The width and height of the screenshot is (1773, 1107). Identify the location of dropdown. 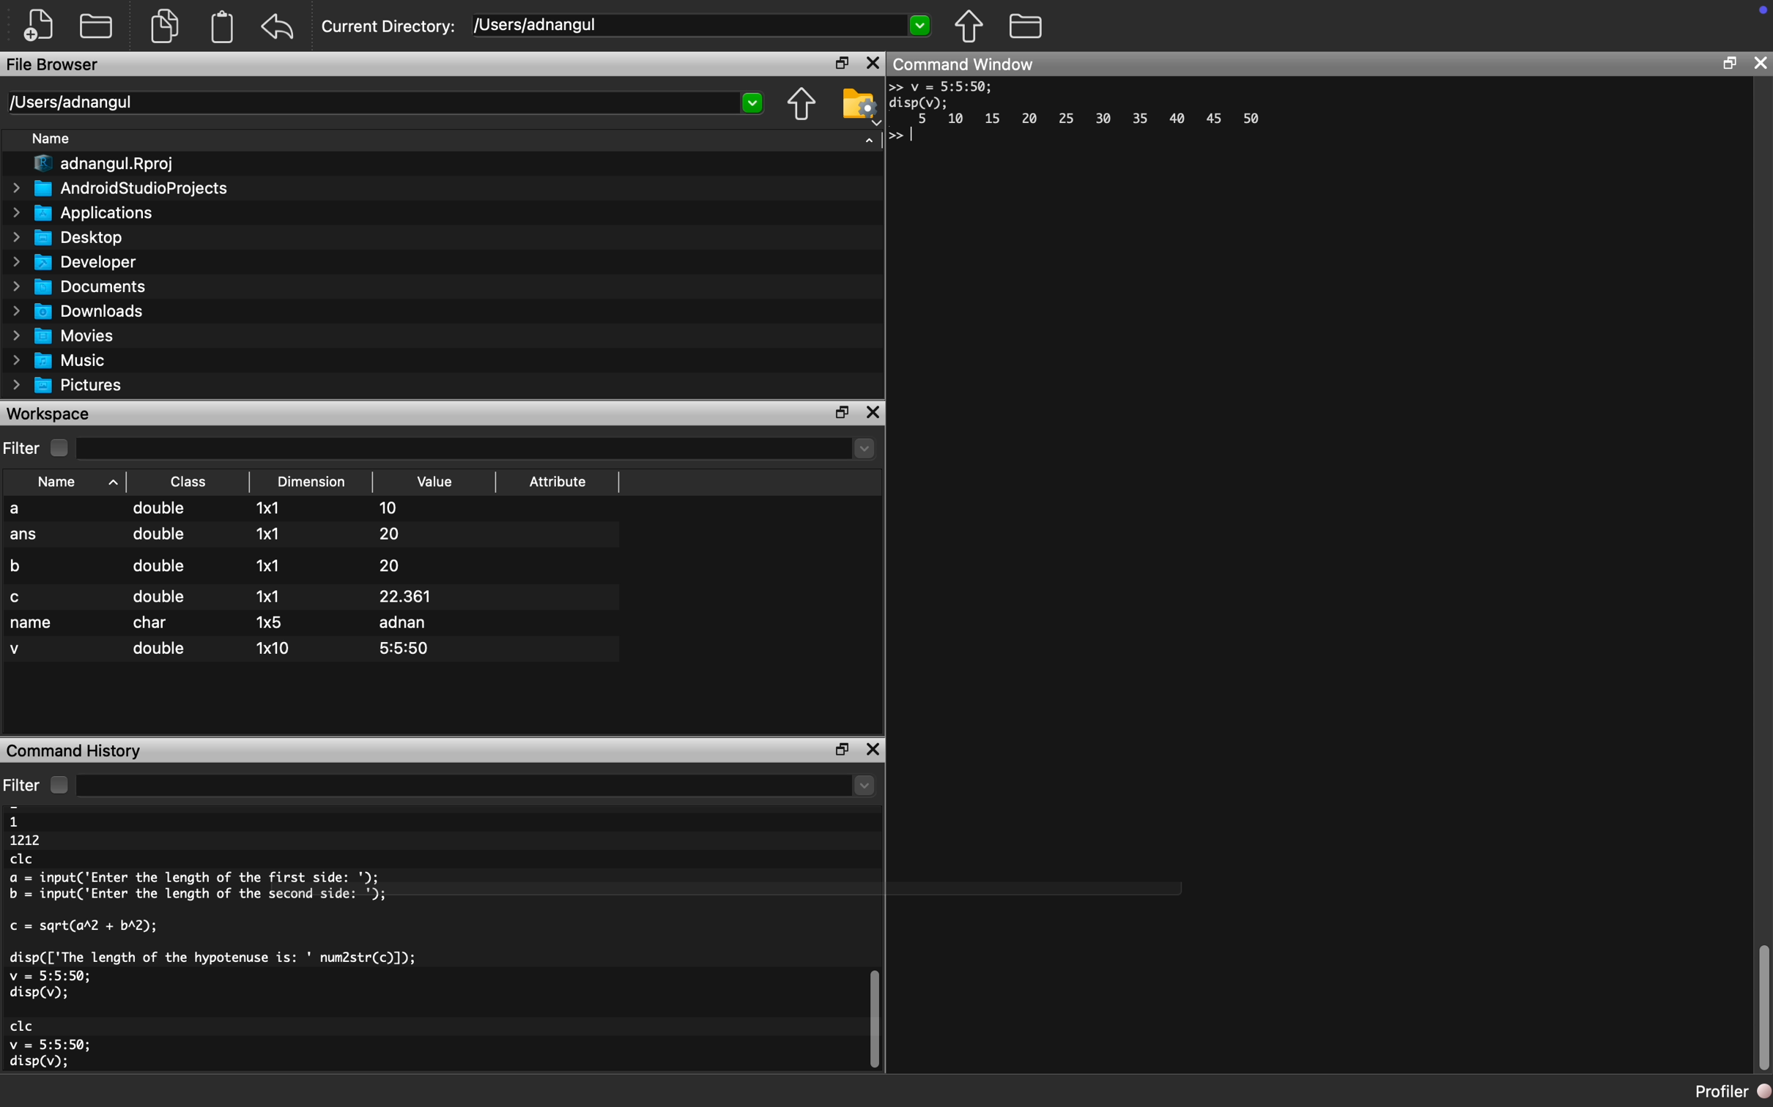
(858, 450).